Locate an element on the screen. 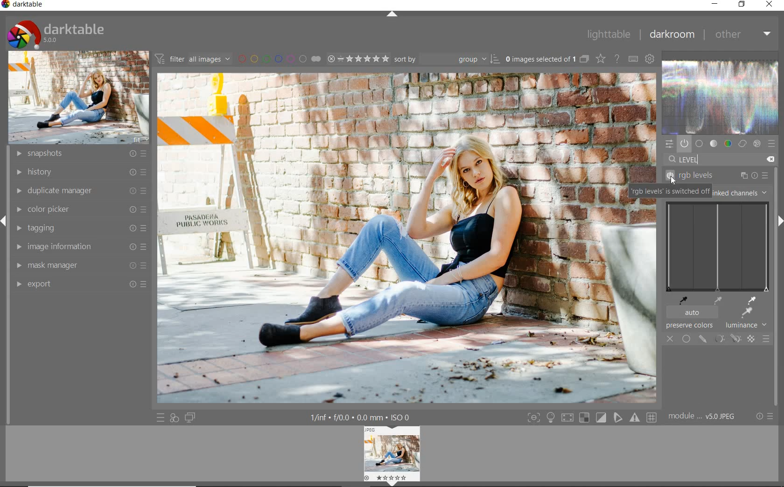  selected images is located at coordinates (539, 59).